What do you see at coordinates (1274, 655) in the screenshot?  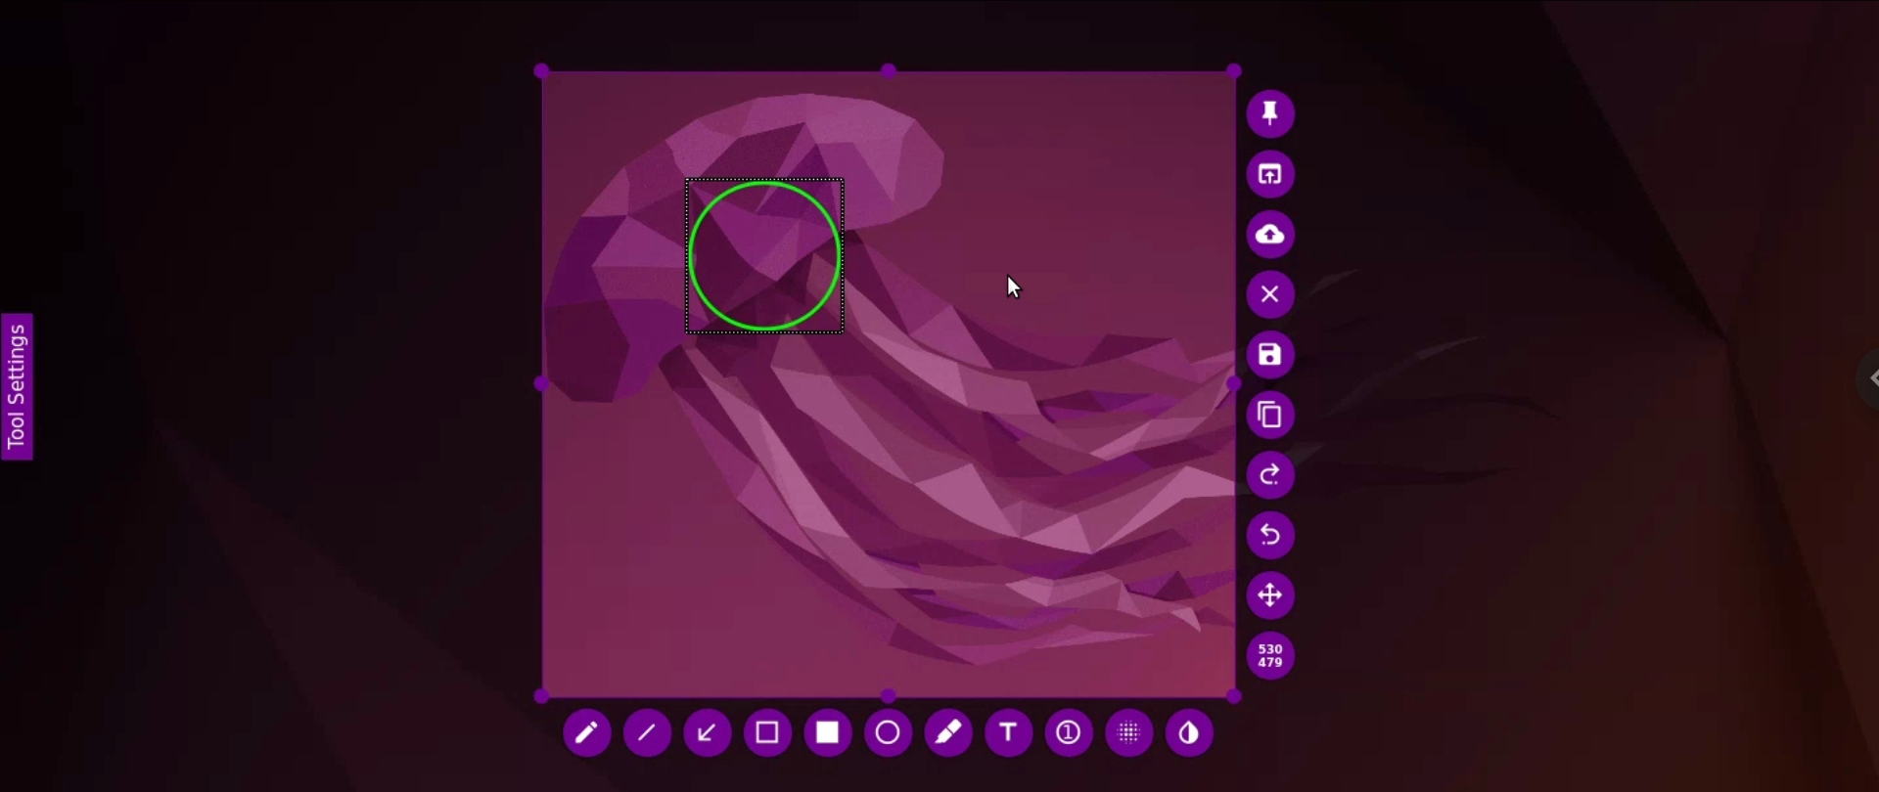 I see `dimensions` at bounding box center [1274, 655].